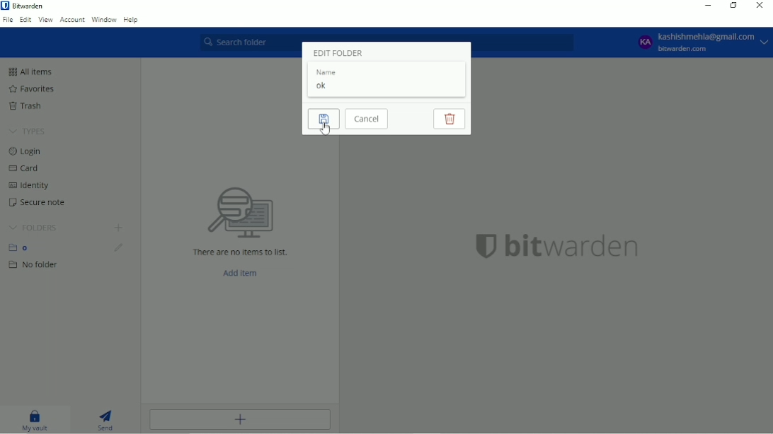 The image size is (773, 434). Describe the element at coordinates (328, 72) in the screenshot. I see `Name` at that location.